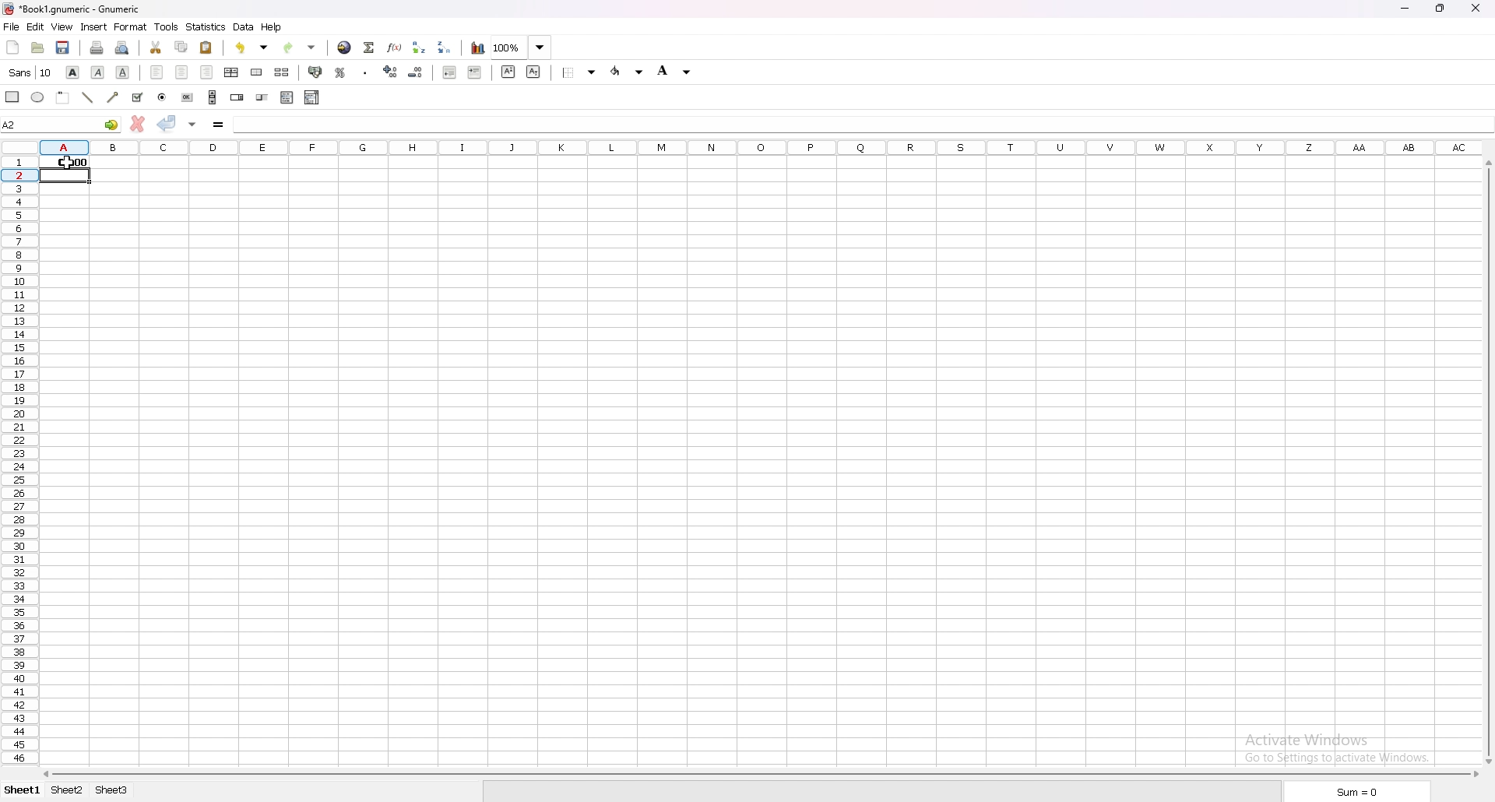 The width and height of the screenshot is (1495, 802). Describe the element at coordinates (124, 73) in the screenshot. I see `underline` at that location.